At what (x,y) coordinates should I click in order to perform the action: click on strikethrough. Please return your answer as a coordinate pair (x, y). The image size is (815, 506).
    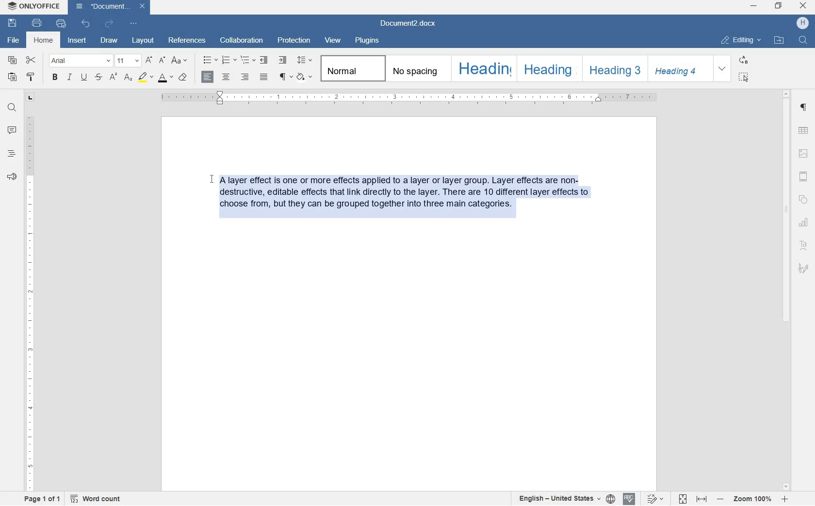
    Looking at the image, I should click on (99, 78).